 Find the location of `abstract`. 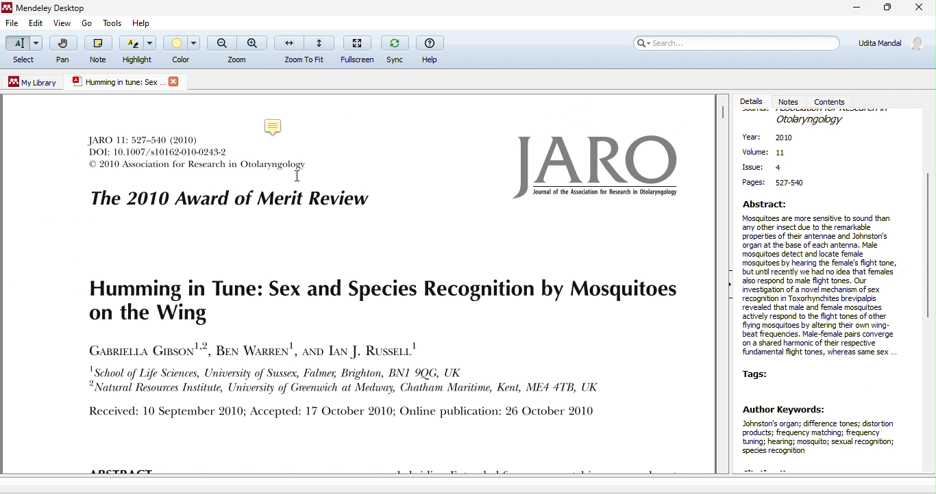

abstract is located at coordinates (823, 279).